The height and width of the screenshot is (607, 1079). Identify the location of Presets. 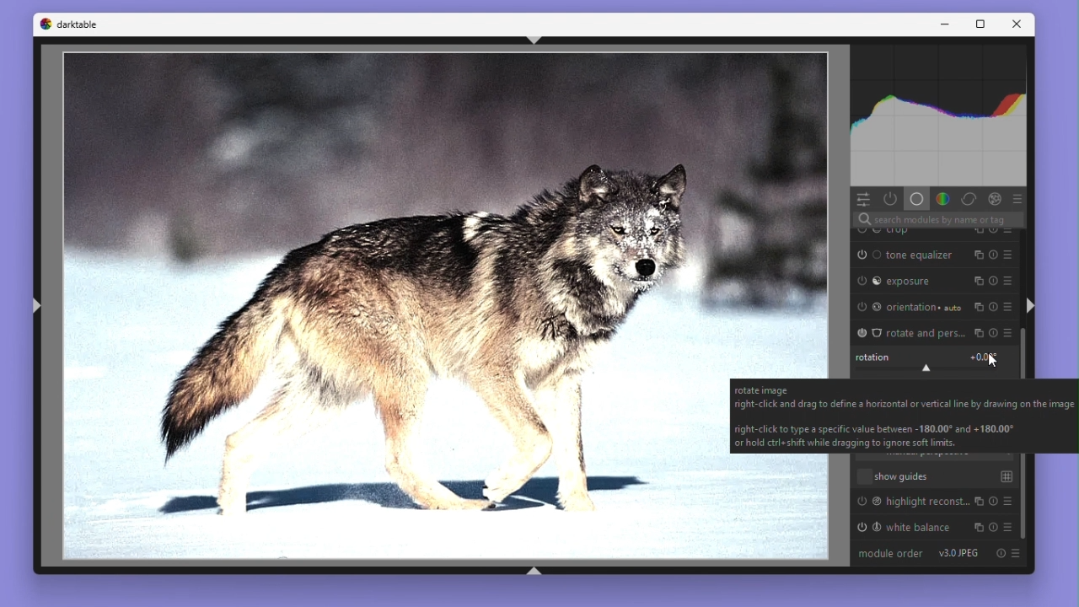
(1022, 198).